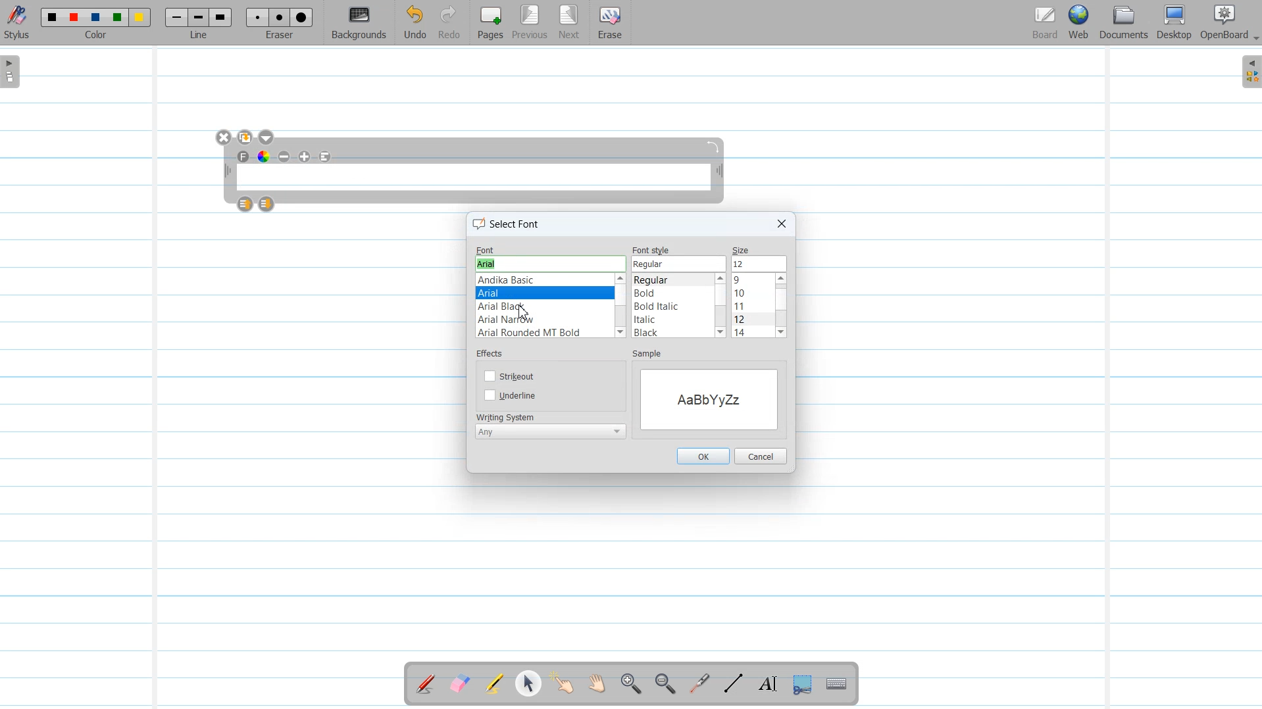 The image size is (1262, 709). What do you see at coordinates (509, 226) in the screenshot?
I see `select font` at bounding box center [509, 226].